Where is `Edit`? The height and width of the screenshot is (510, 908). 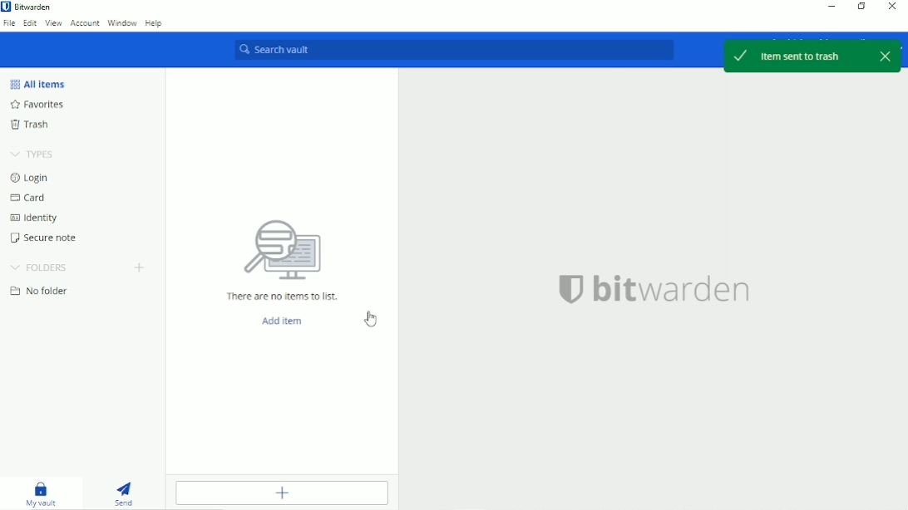 Edit is located at coordinates (30, 23).